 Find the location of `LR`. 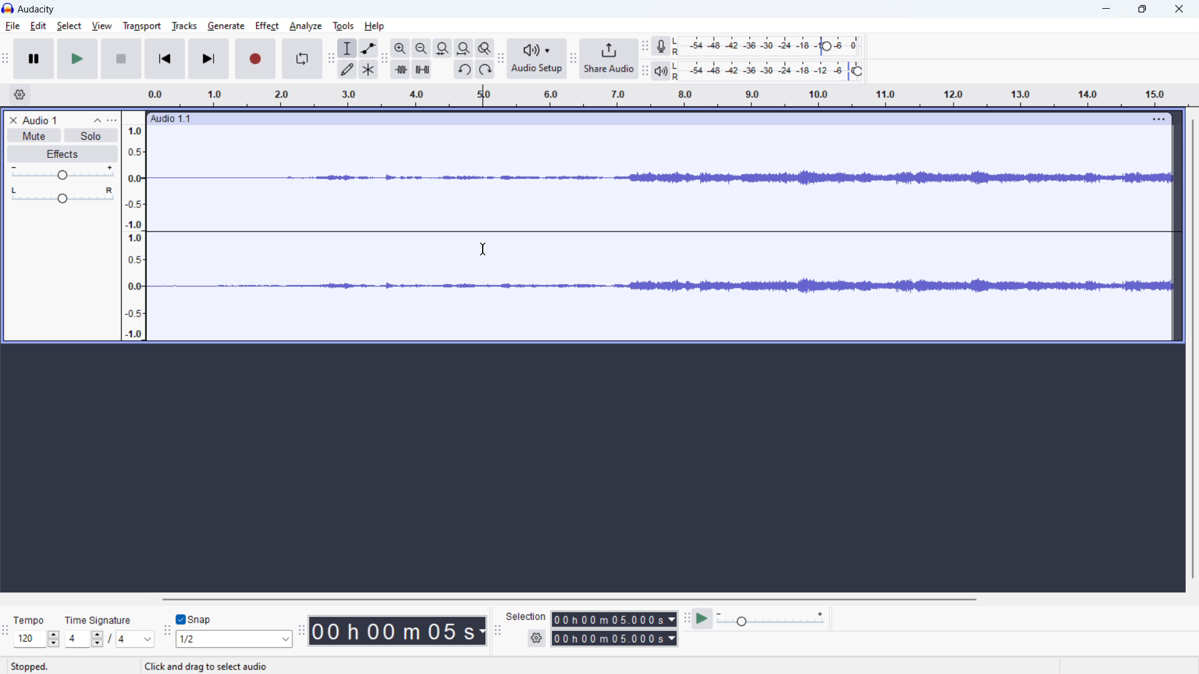

LR is located at coordinates (678, 39).